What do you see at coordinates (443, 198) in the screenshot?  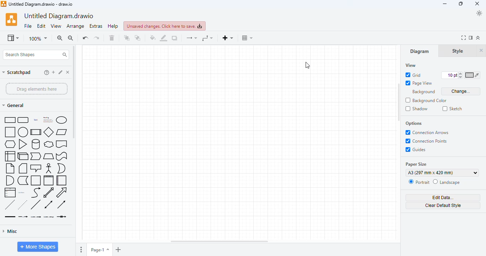 I see `edit data` at bounding box center [443, 198].